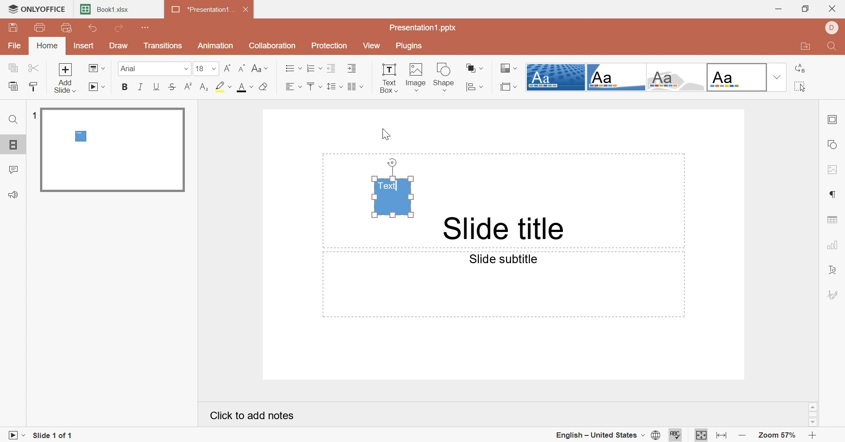  What do you see at coordinates (507, 260) in the screenshot?
I see `Slide subtitle` at bounding box center [507, 260].